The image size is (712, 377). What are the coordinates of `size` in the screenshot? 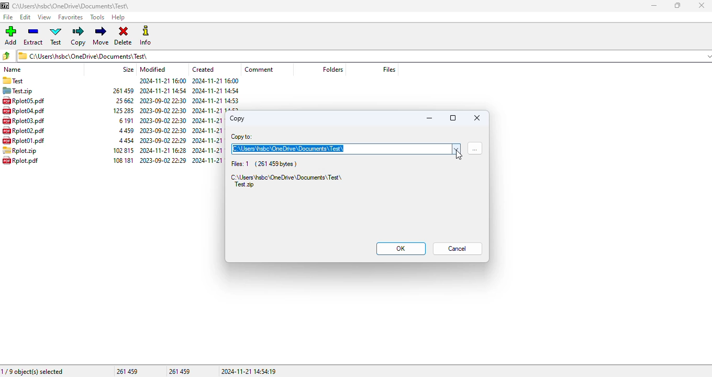 It's located at (123, 160).